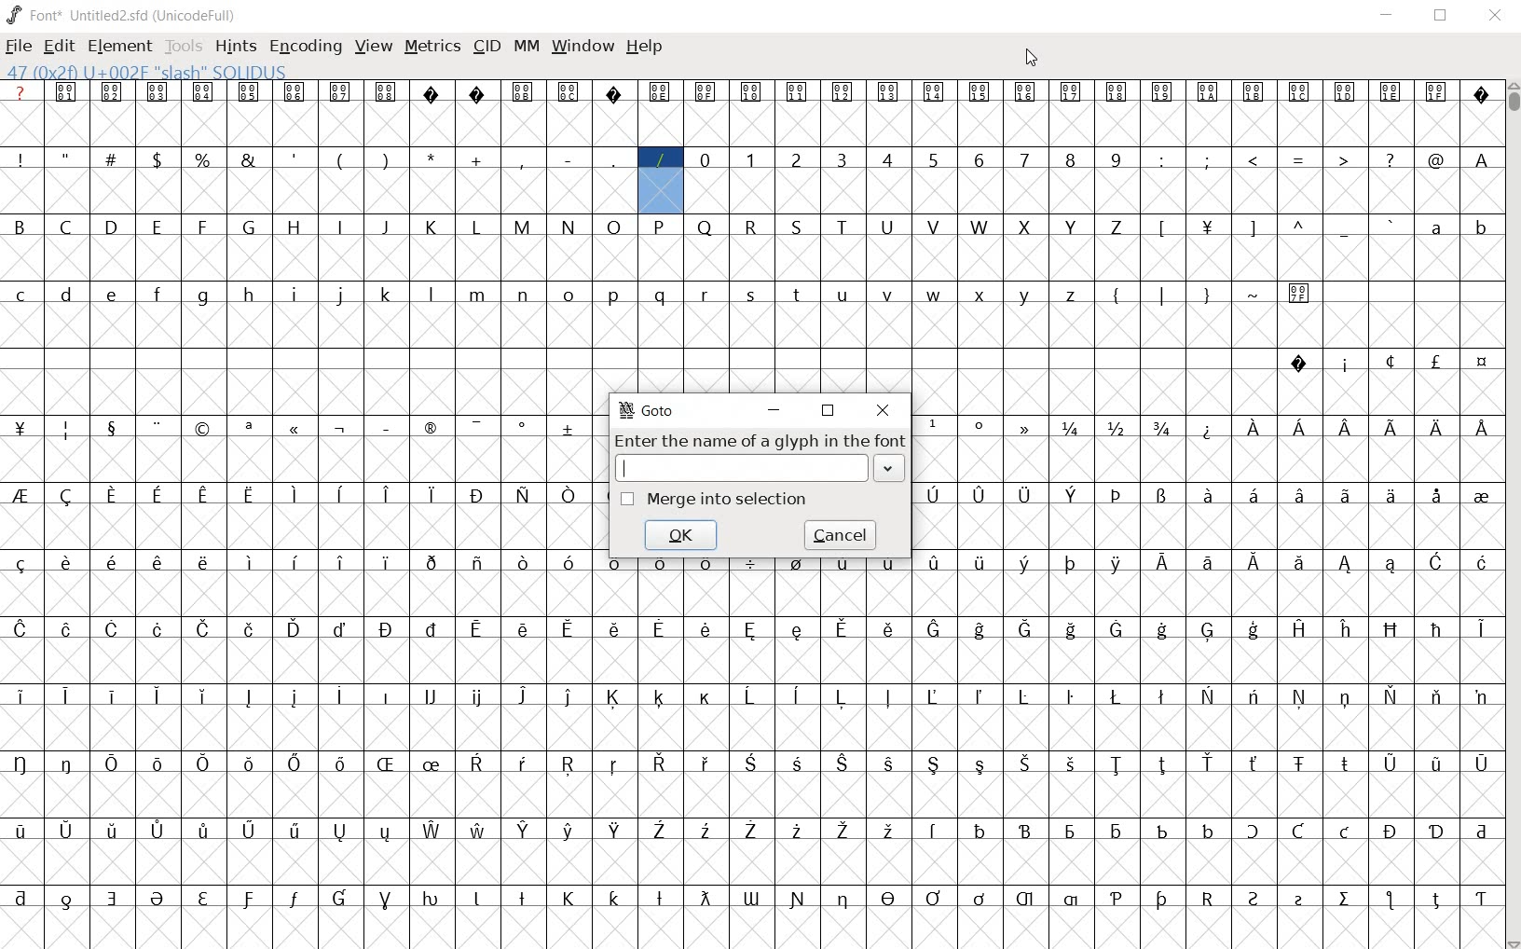 The height and width of the screenshot is (949, 1521). I want to click on glyph, so click(980, 696).